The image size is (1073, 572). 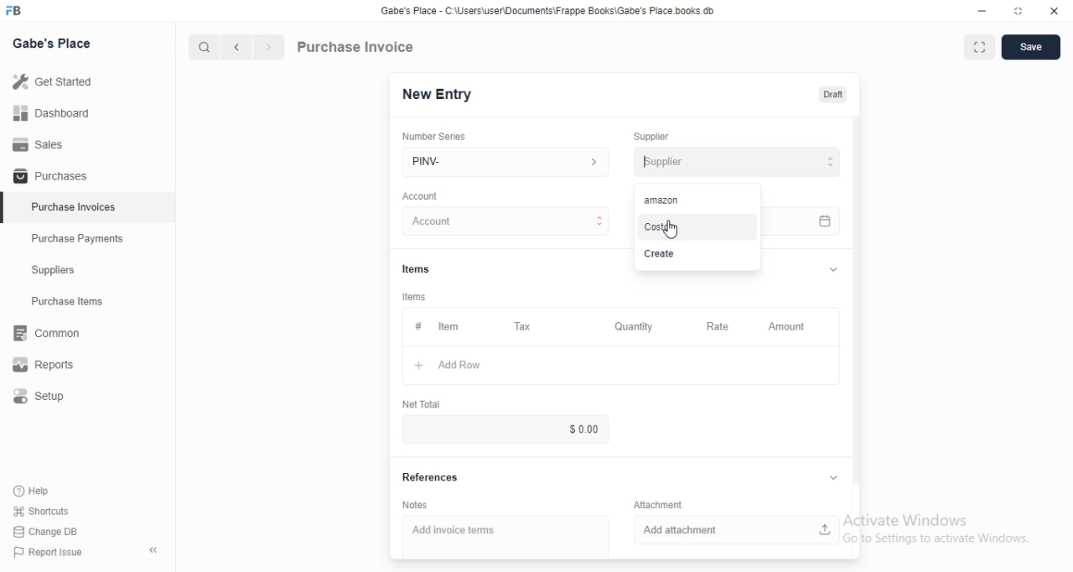 What do you see at coordinates (415, 505) in the screenshot?
I see `Notes` at bounding box center [415, 505].